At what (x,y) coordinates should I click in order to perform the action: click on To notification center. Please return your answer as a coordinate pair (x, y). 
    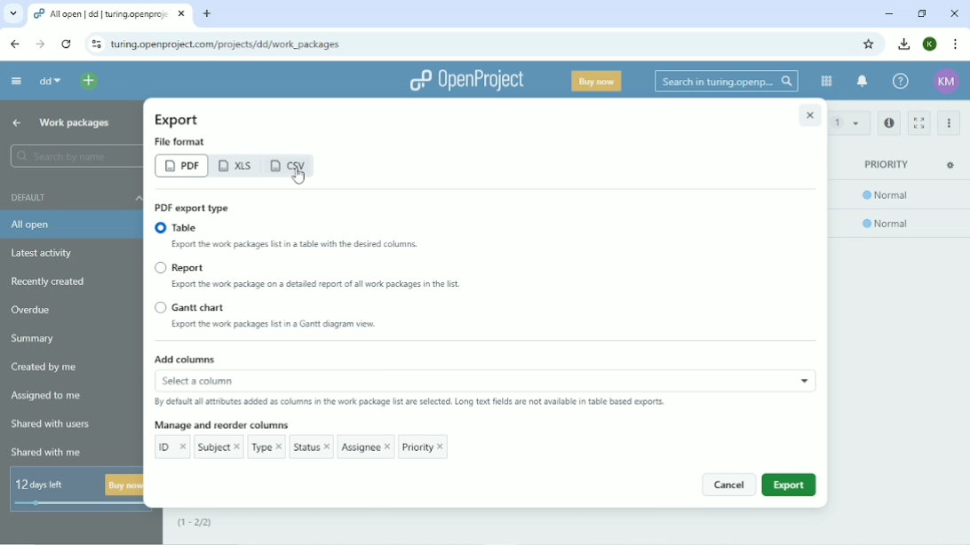
    Looking at the image, I should click on (862, 82).